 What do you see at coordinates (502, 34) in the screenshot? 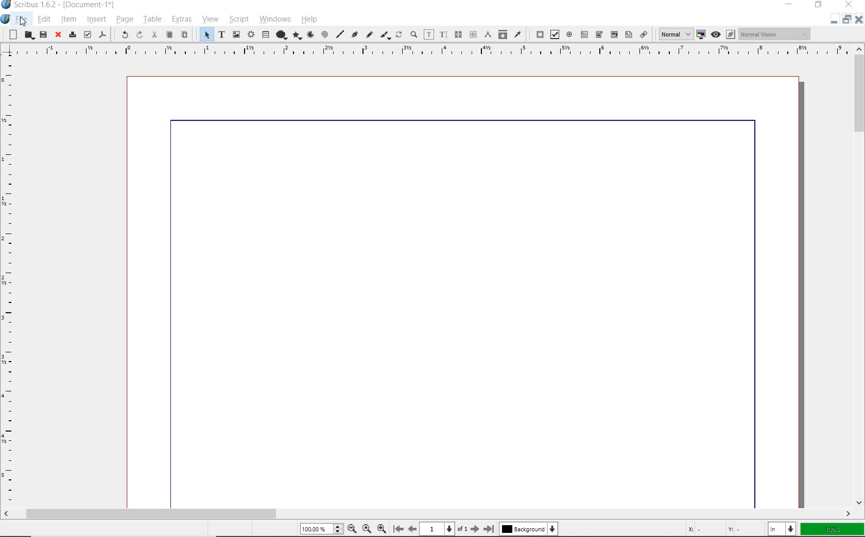
I see `copy item properties` at bounding box center [502, 34].